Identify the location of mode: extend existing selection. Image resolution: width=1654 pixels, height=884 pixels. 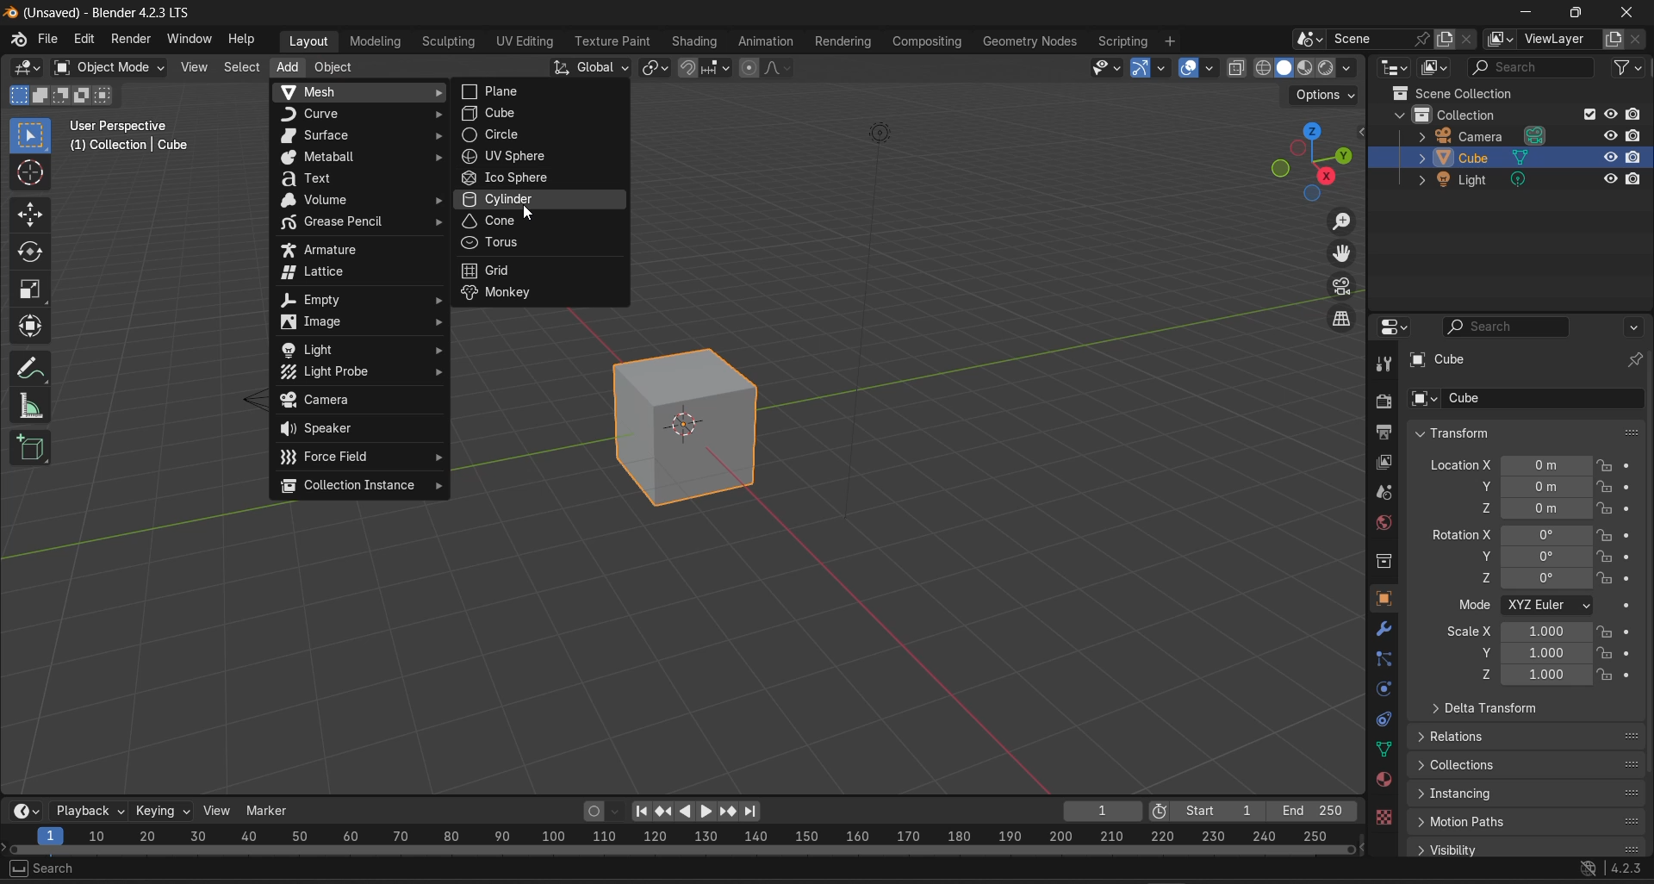
(40, 96).